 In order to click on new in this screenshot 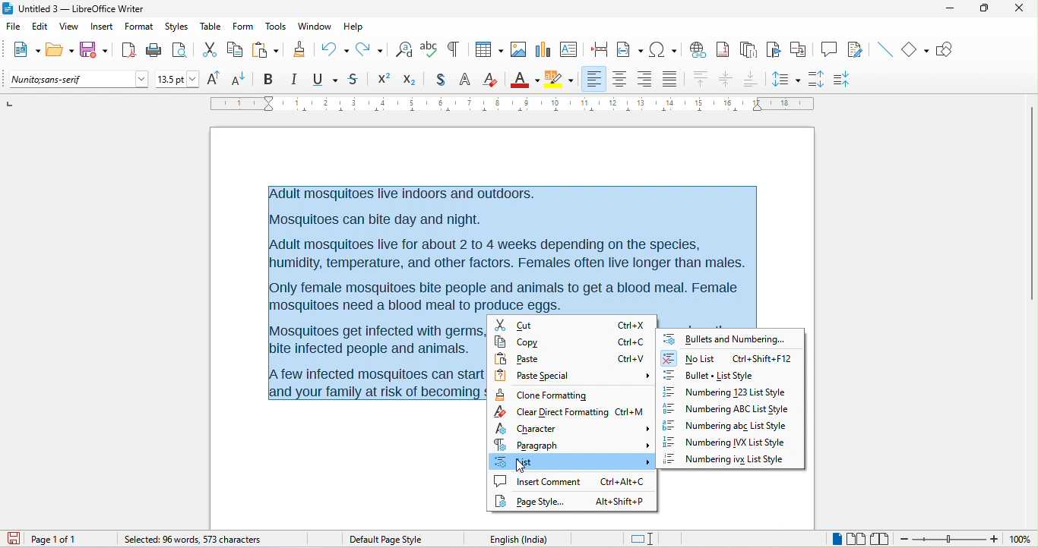, I will do `click(23, 51)`.